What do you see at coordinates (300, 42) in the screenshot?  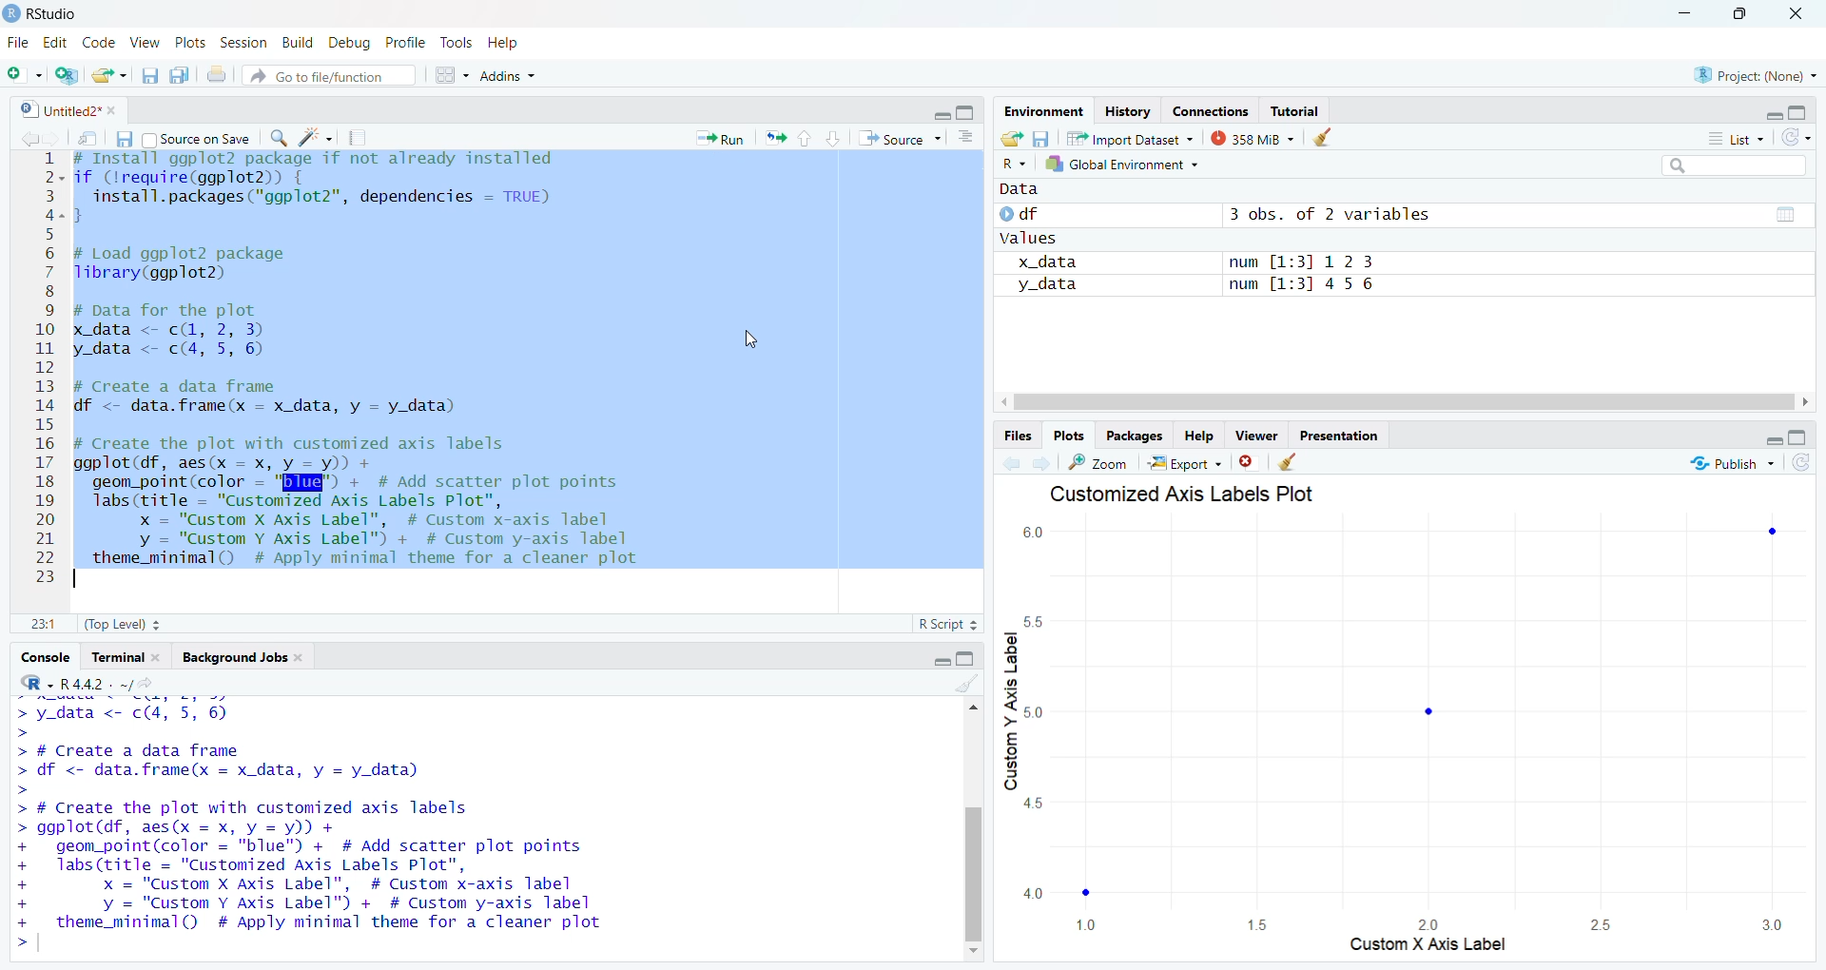 I see `Build` at bounding box center [300, 42].